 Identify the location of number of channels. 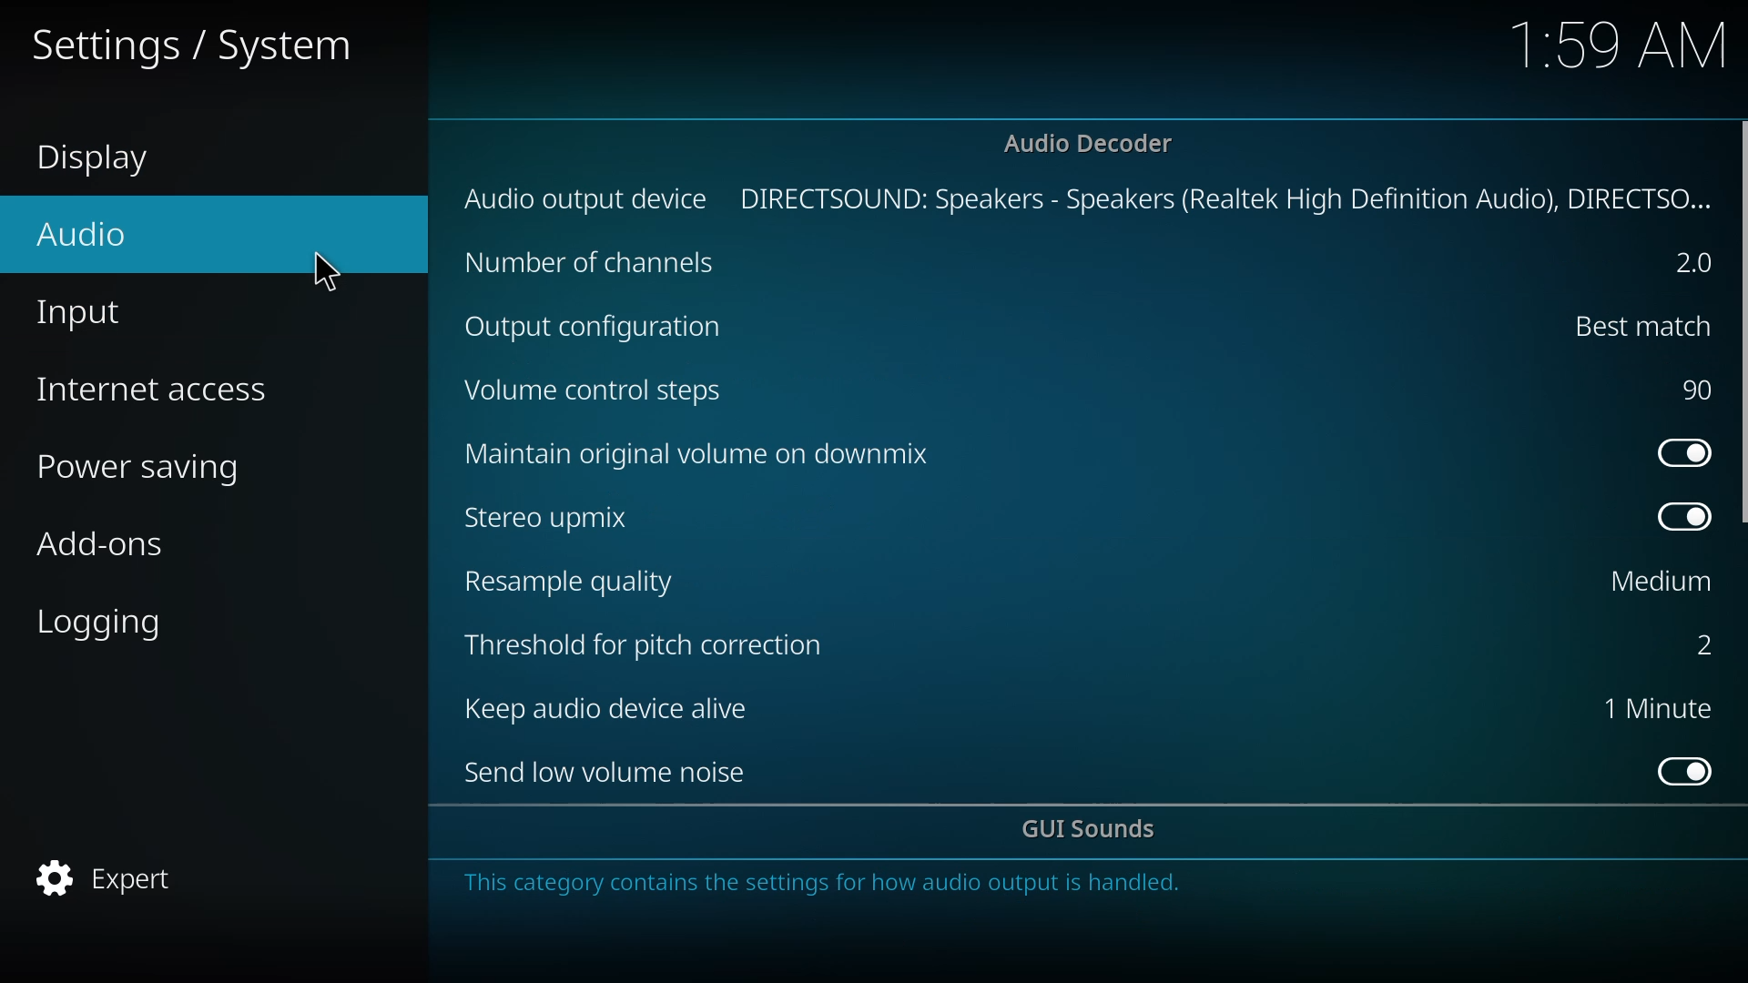
(592, 263).